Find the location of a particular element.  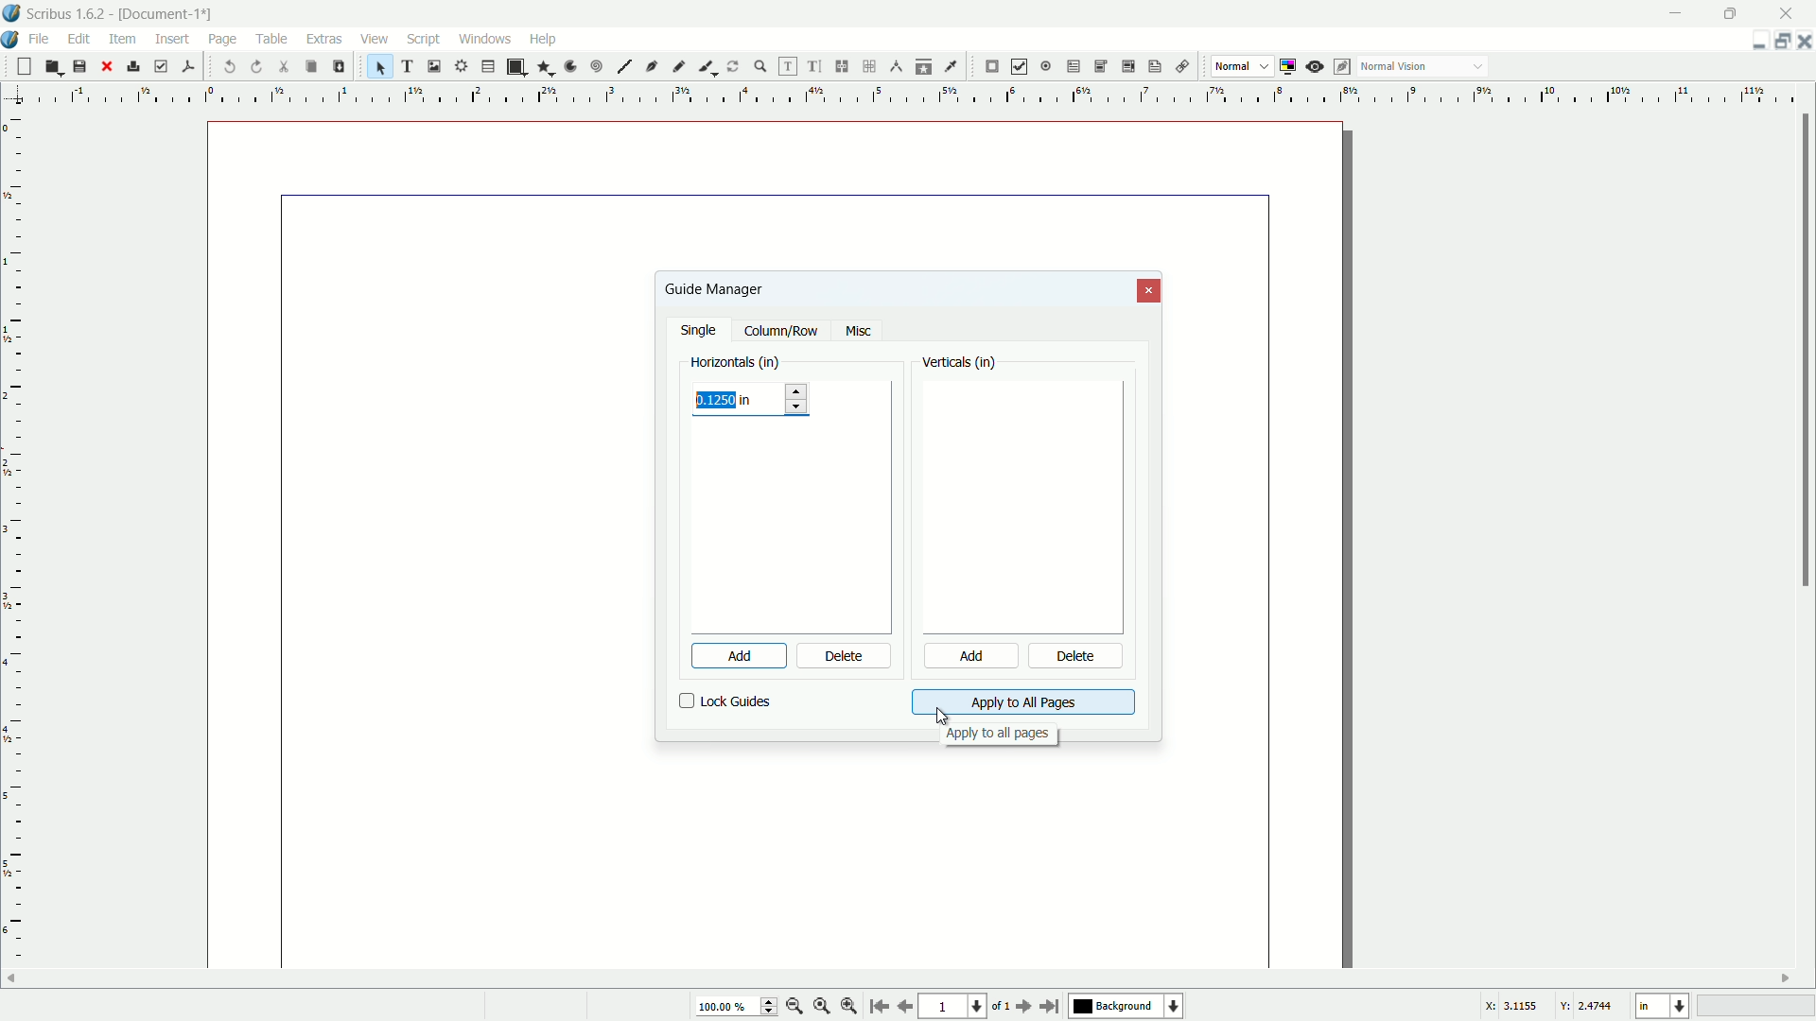

zoom in is located at coordinates (849, 1007).